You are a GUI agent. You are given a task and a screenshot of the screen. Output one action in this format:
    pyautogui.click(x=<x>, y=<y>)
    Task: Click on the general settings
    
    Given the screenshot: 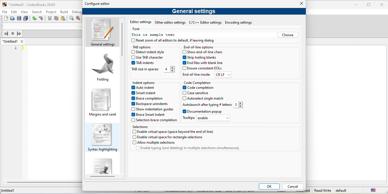 What is the action you would take?
    pyautogui.click(x=194, y=11)
    